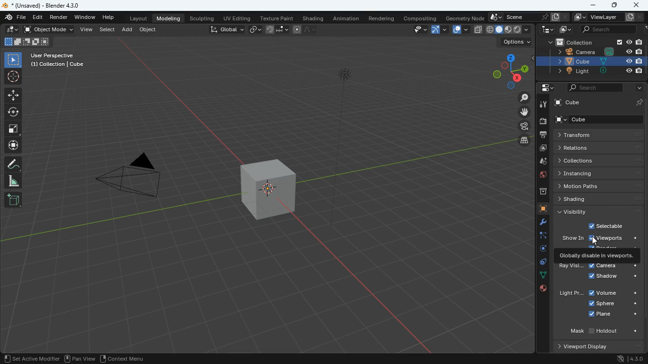 The image size is (648, 364). What do you see at coordinates (637, 6) in the screenshot?
I see `close` at bounding box center [637, 6].